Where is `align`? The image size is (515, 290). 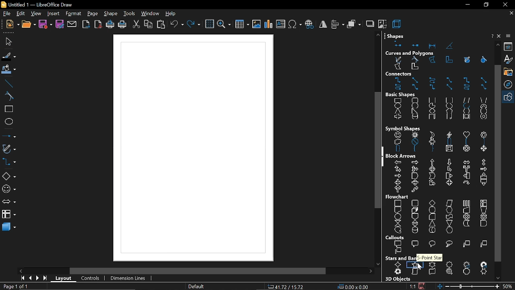 align is located at coordinates (338, 25).